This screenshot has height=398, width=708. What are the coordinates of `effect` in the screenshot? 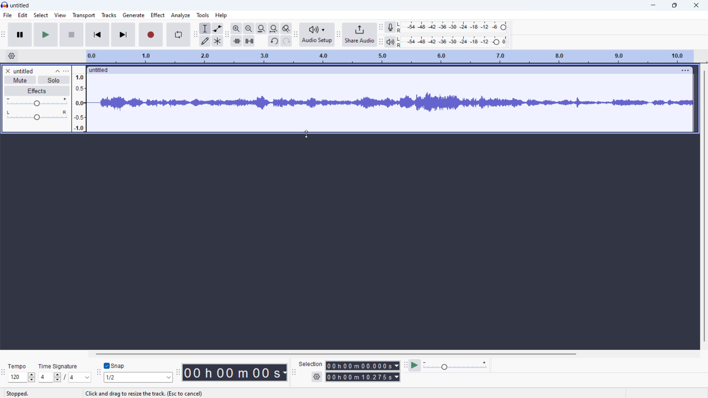 It's located at (157, 15).